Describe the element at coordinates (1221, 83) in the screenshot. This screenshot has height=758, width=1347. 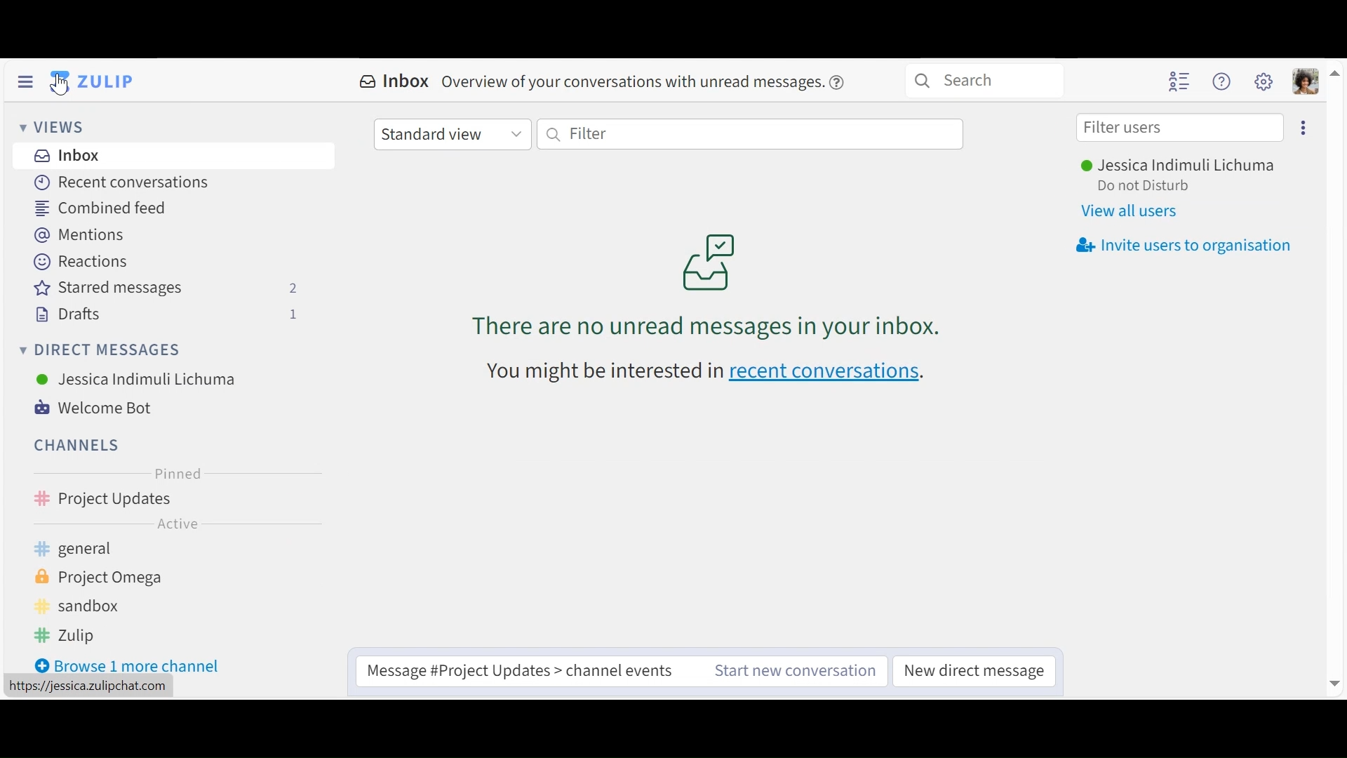
I see `Help menu` at that location.